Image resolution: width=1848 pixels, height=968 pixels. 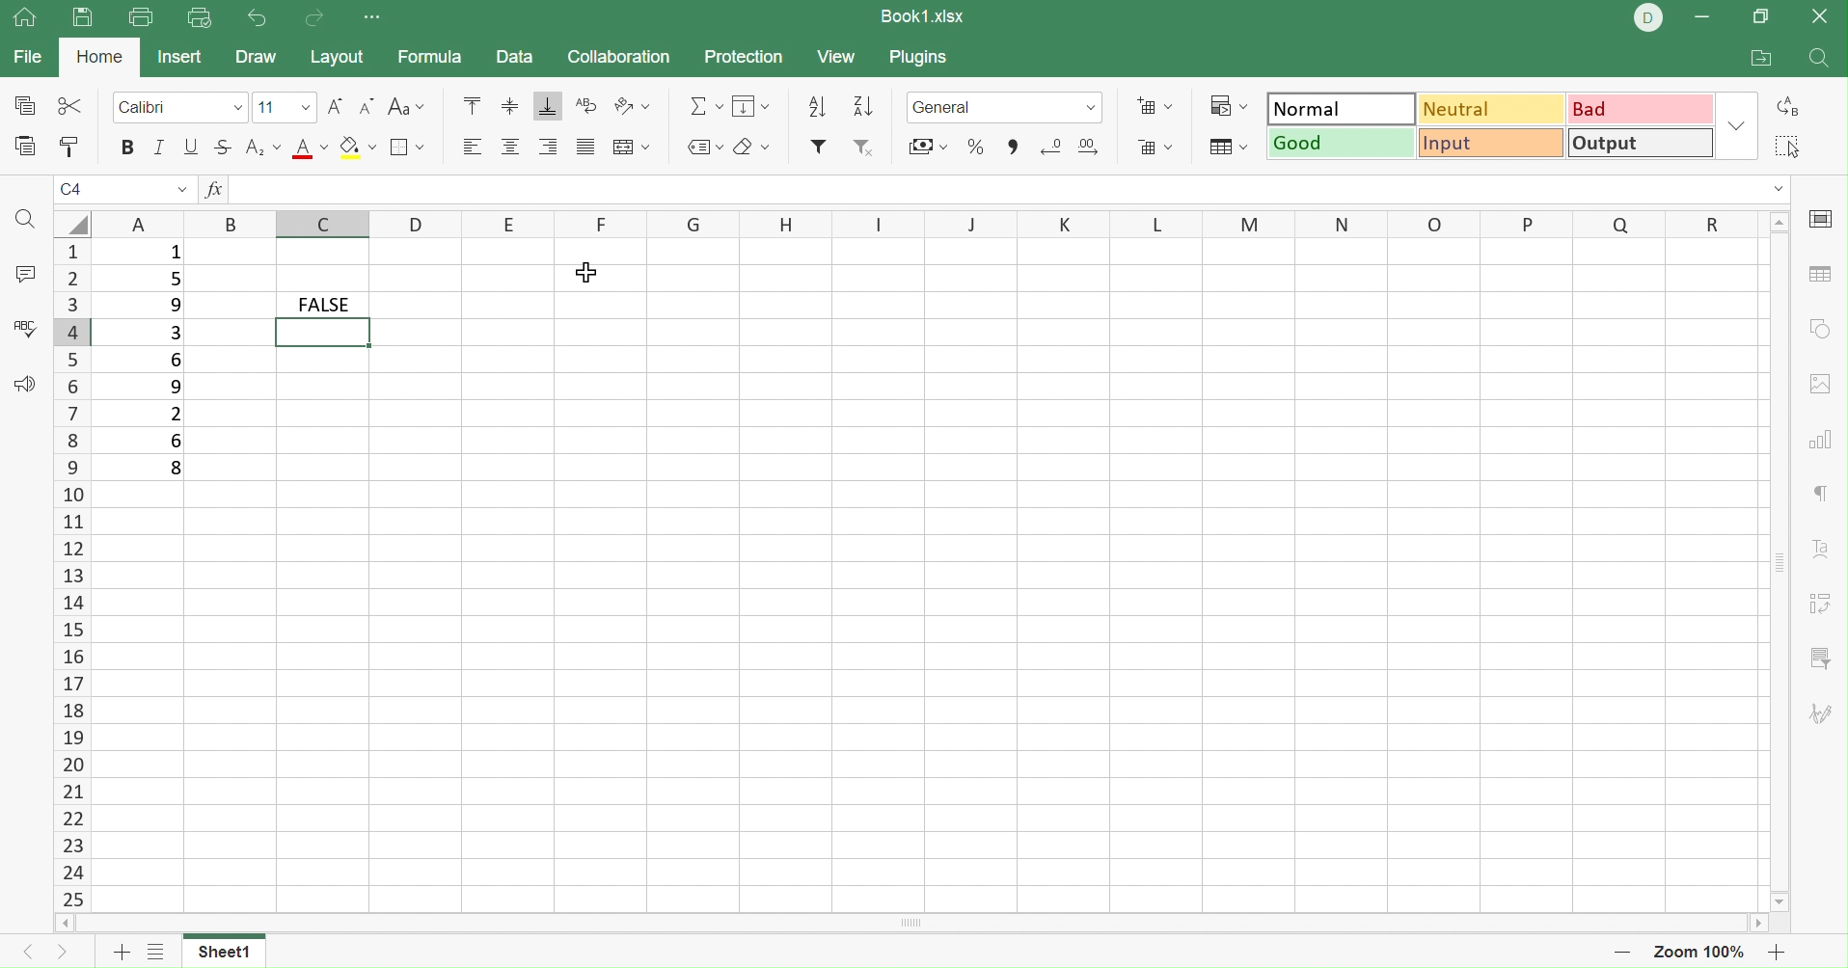 What do you see at coordinates (239, 191) in the screenshot?
I see `1` at bounding box center [239, 191].